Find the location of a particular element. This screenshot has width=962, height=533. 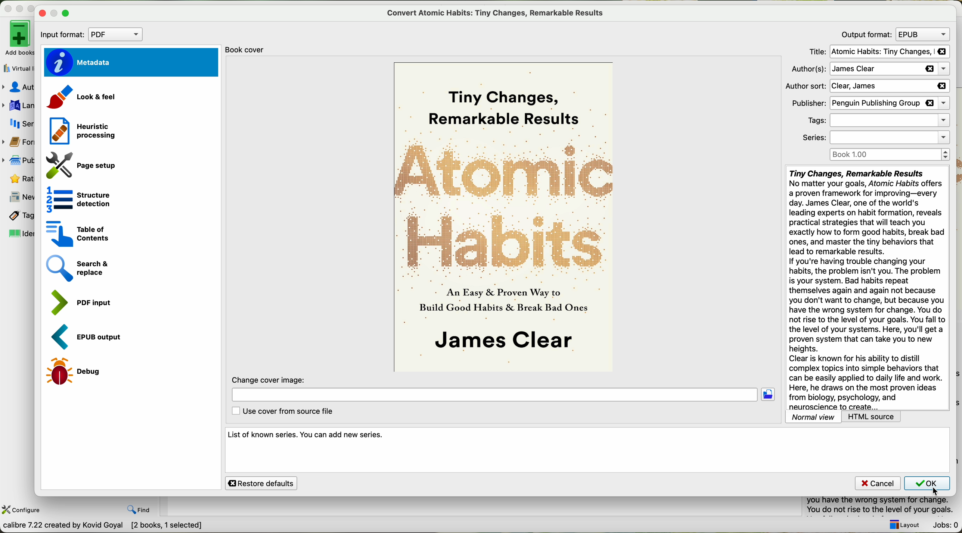

minimize is located at coordinates (20, 7).